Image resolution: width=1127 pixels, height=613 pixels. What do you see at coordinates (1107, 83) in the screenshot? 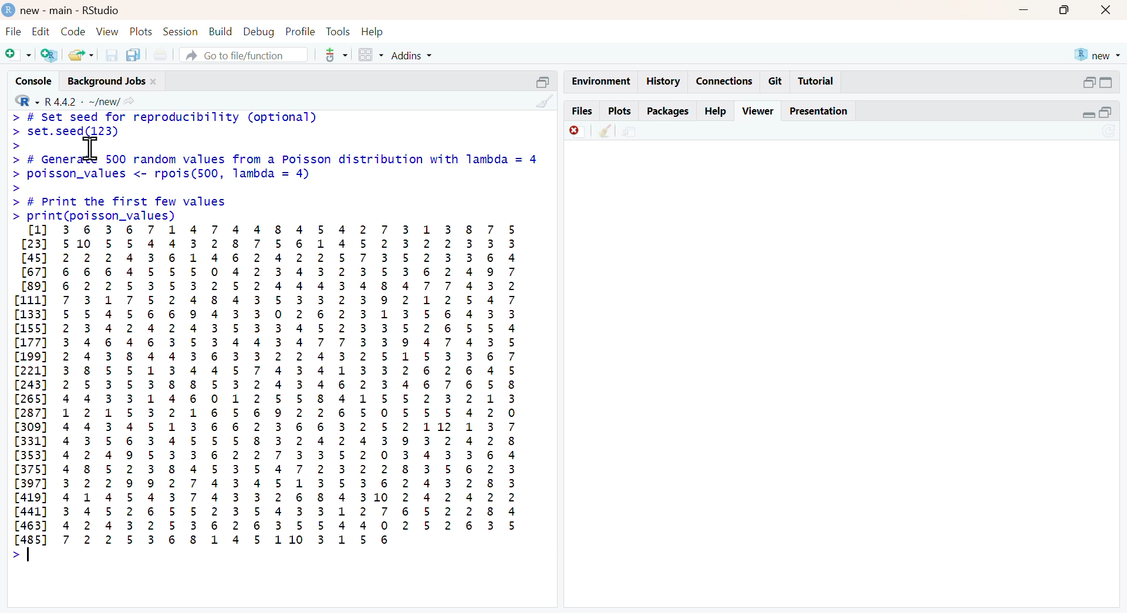
I see `expand/collapse` at bounding box center [1107, 83].